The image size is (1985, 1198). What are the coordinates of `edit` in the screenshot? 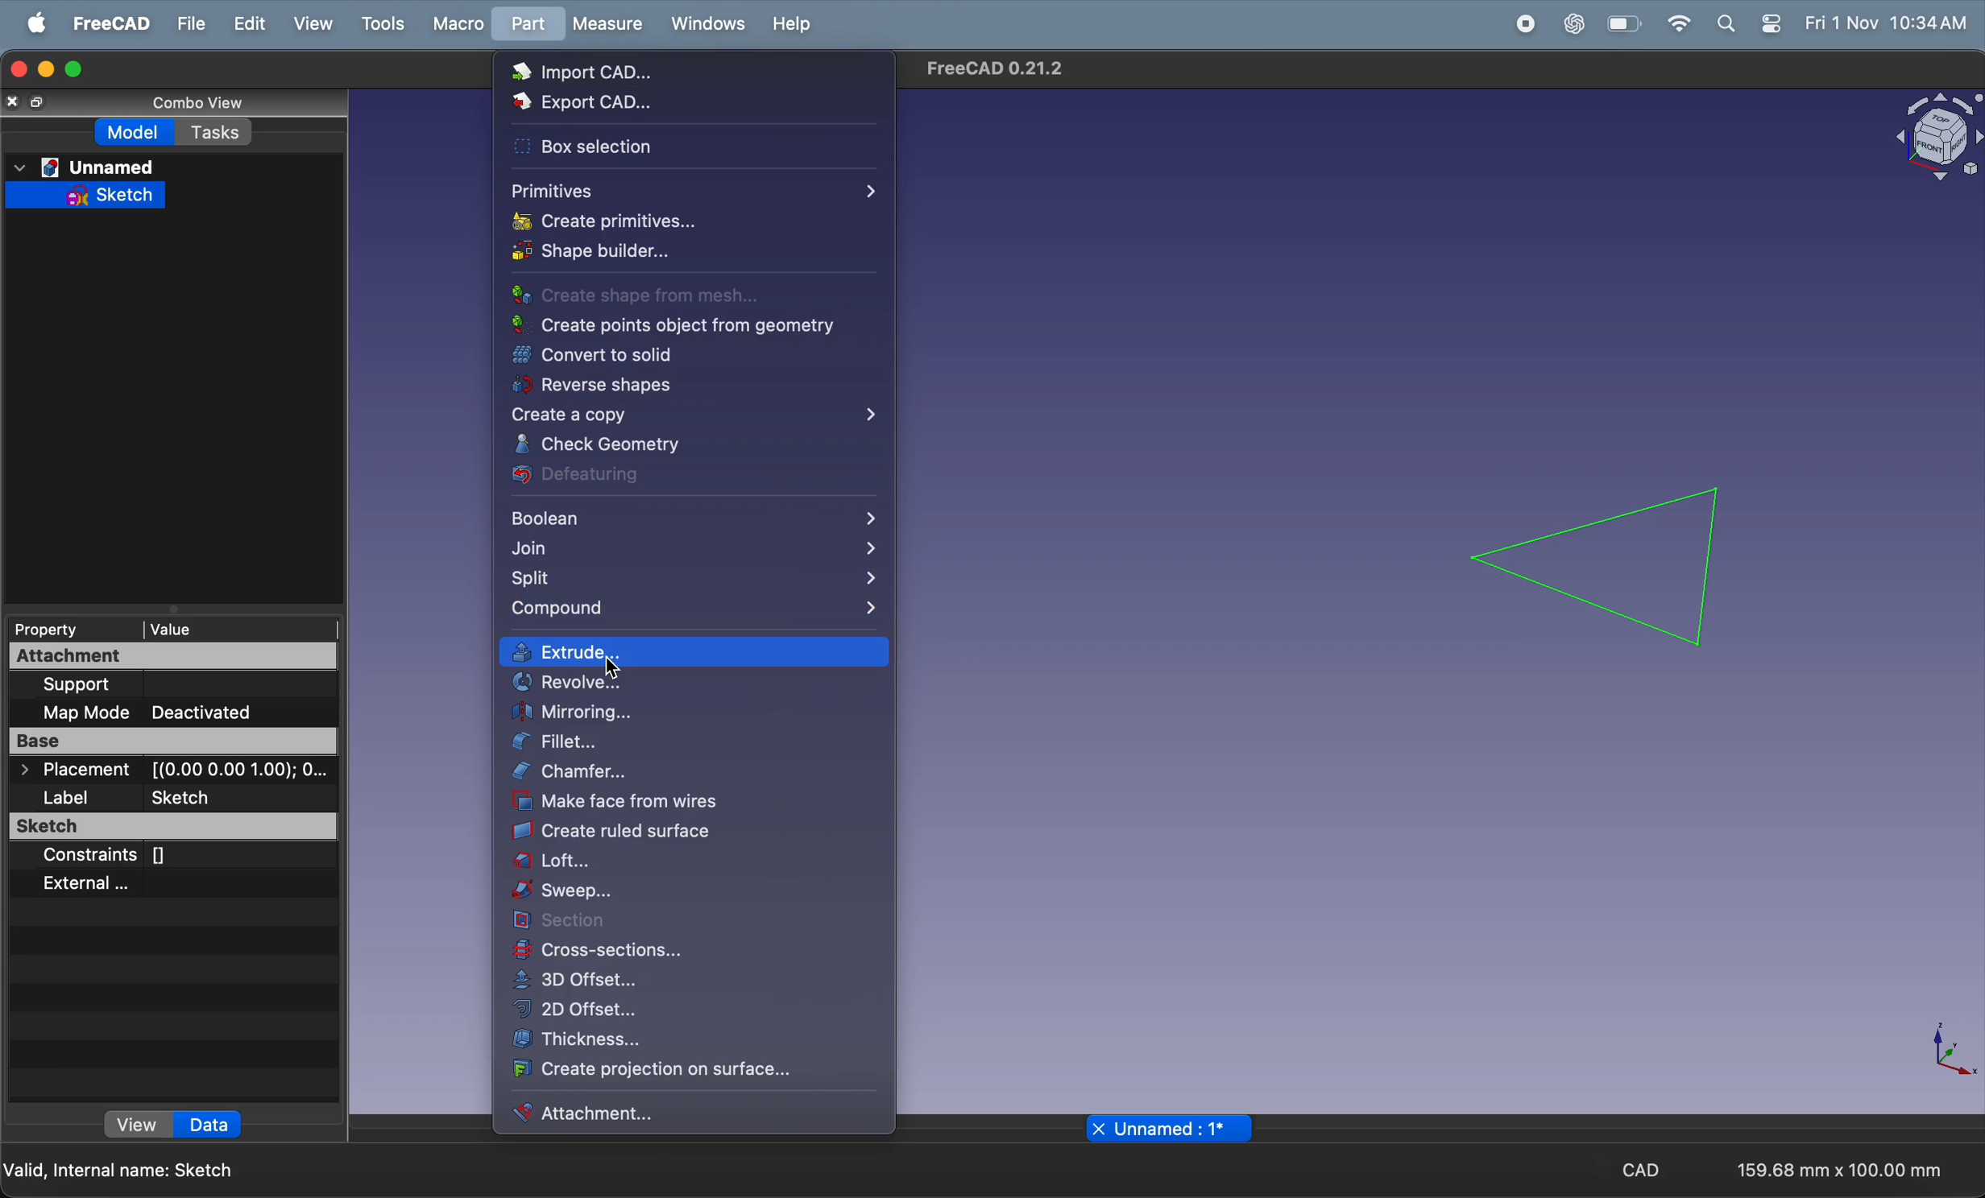 It's located at (251, 21).